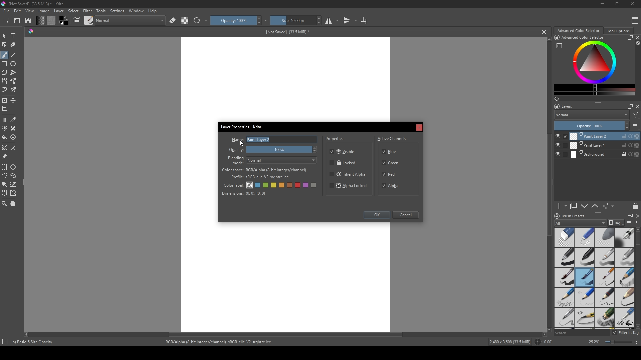 This screenshot has width=641, height=360. Describe the element at coordinates (14, 90) in the screenshot. I see `multibrush` at that location.